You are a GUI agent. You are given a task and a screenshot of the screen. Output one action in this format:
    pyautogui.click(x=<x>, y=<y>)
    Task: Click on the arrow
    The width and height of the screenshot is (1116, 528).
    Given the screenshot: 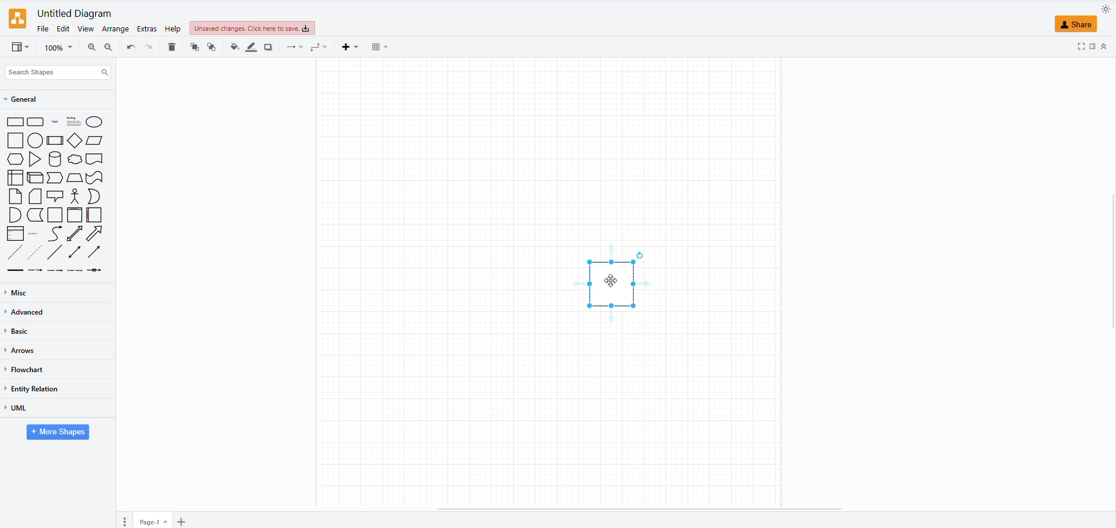 What is the action you would take?
    pyautogui.click(x=97, y=234)
    